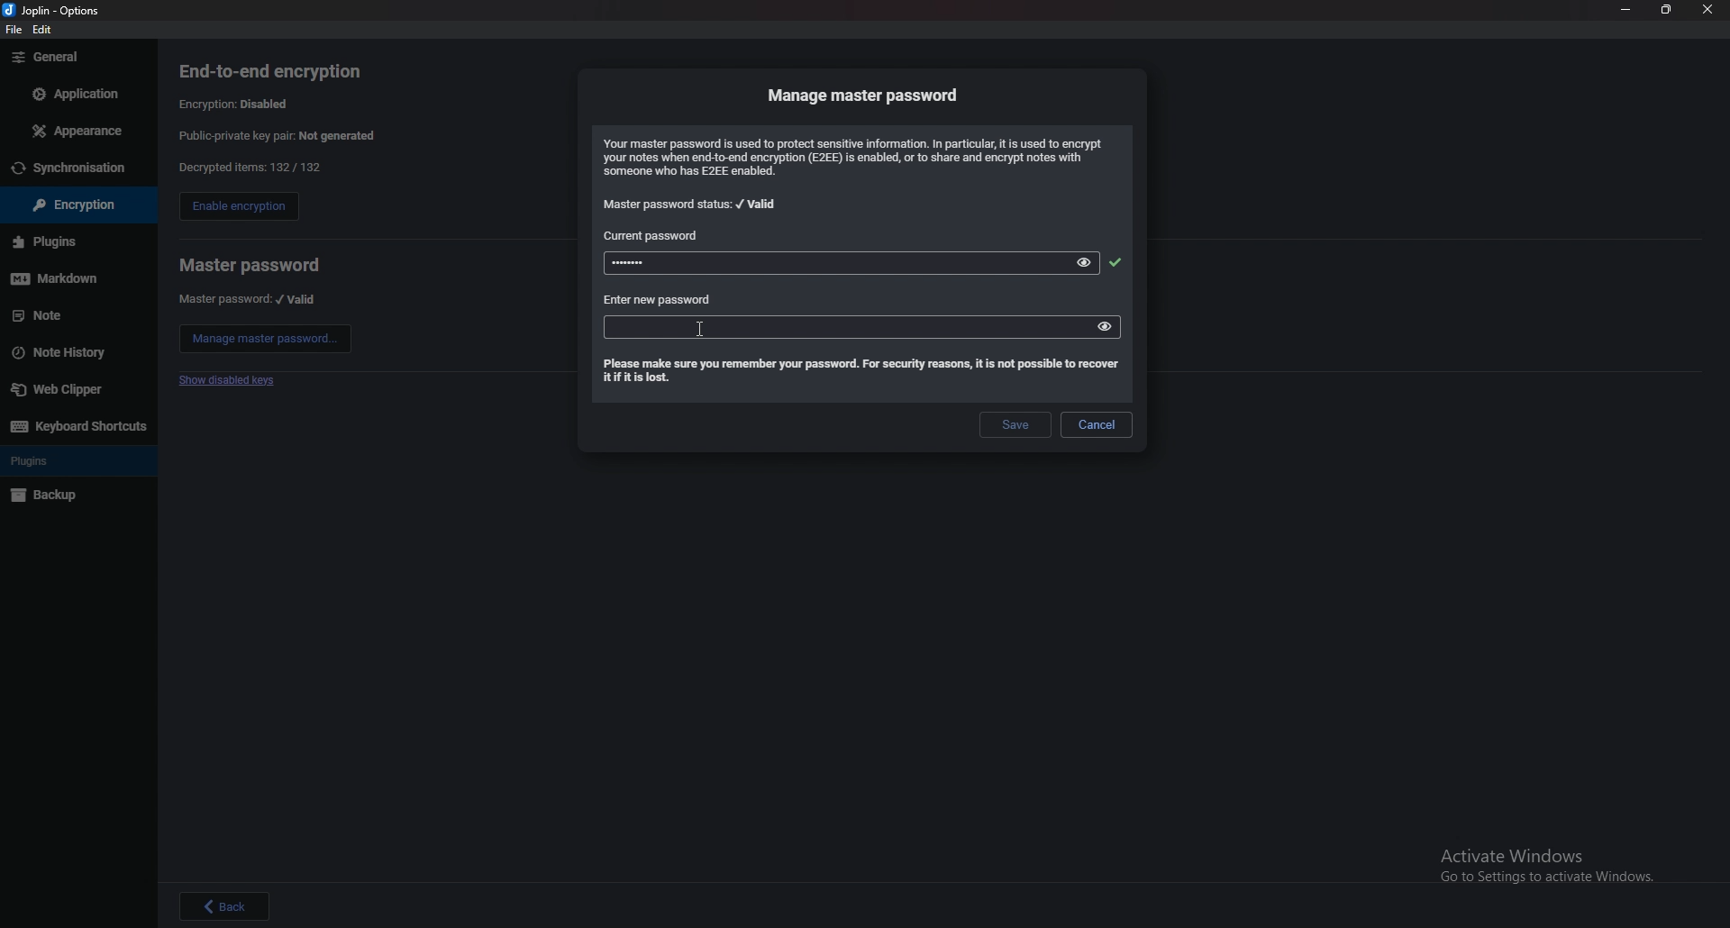  I want to click on accepted password, so click(1115, 262).